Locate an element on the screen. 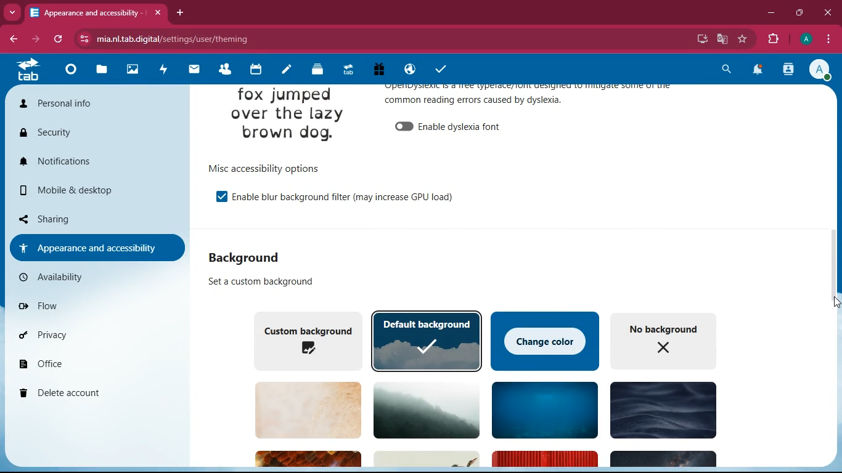 Image resolution: width=842 pixels, height=473 pixels. security is located at coordinates (94, 134).